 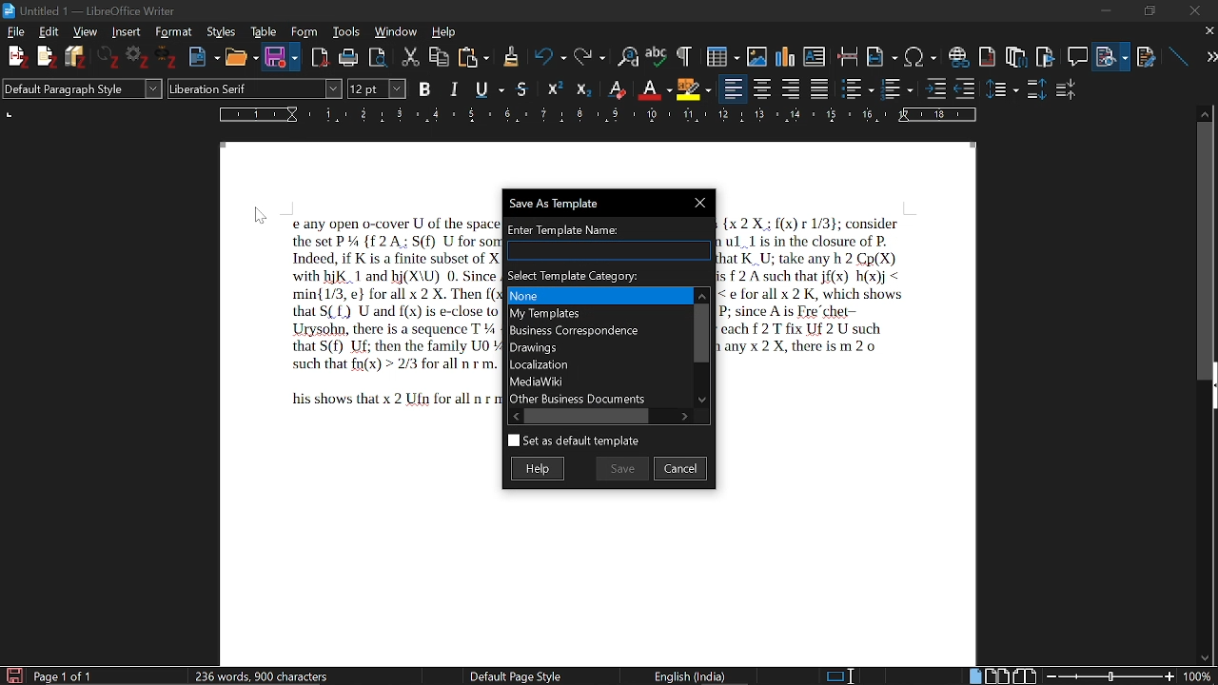 I want to click on Cut, so click(x=412, y=55).